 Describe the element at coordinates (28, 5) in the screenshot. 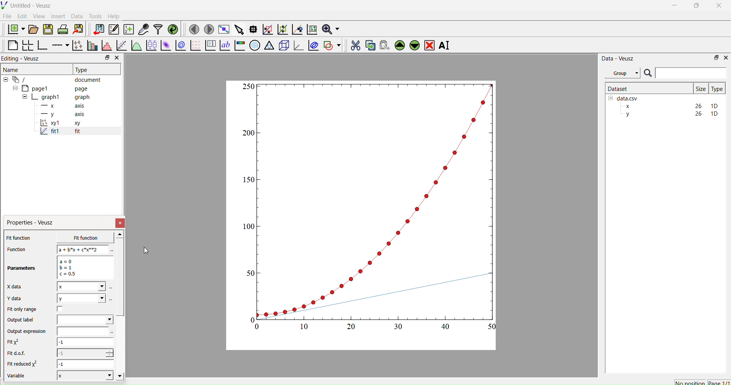

I see `Untitled - Veusz` at that location.